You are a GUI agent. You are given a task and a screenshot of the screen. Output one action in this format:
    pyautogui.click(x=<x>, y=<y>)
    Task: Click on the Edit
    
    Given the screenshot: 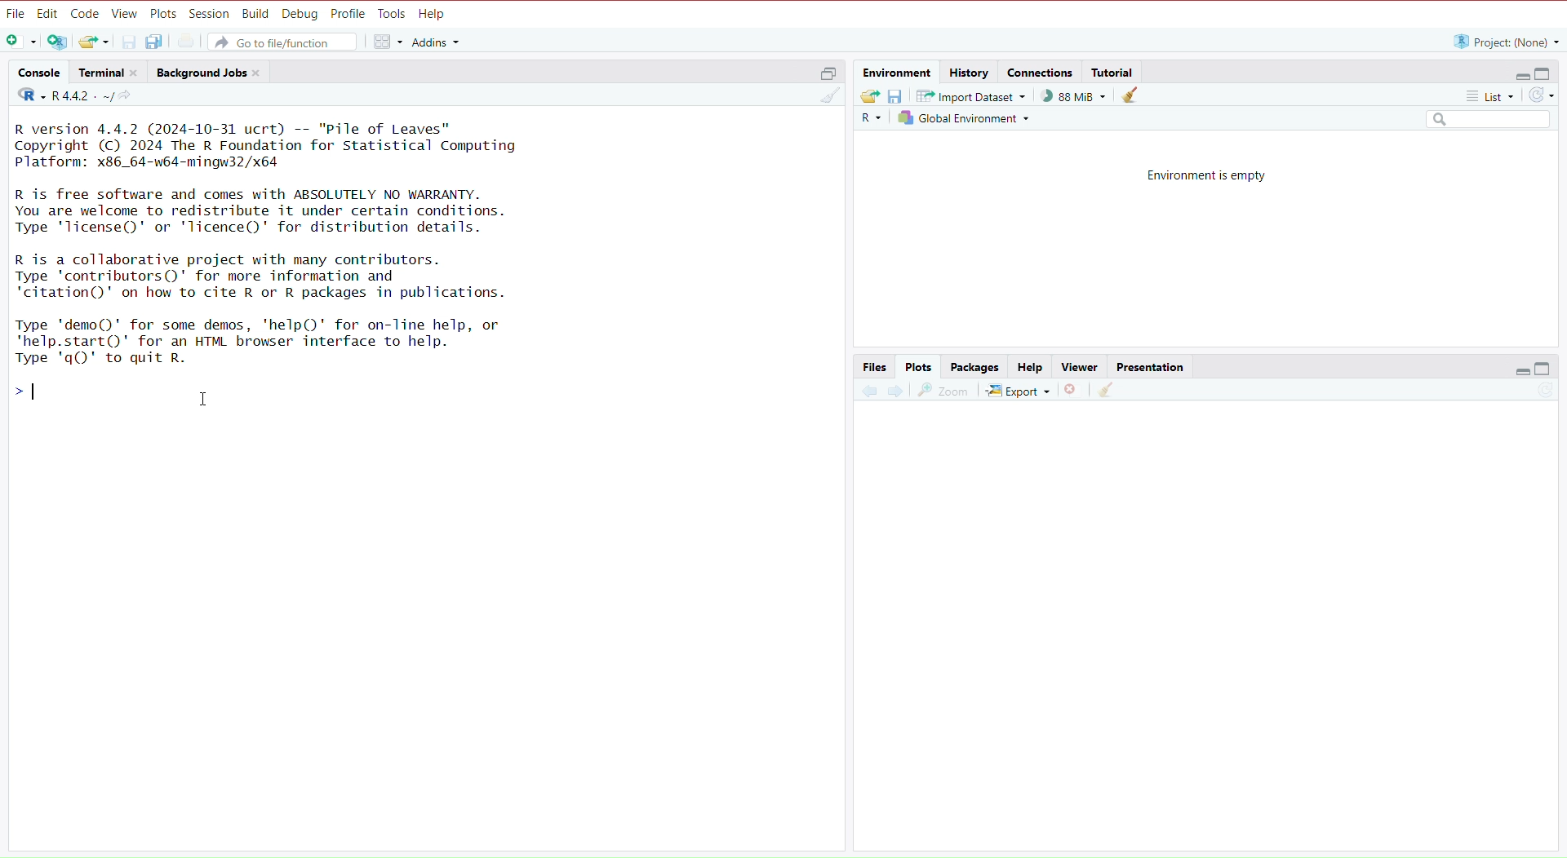 What is the action you would take?
    pyautogui.click(x=48, y=12)
    